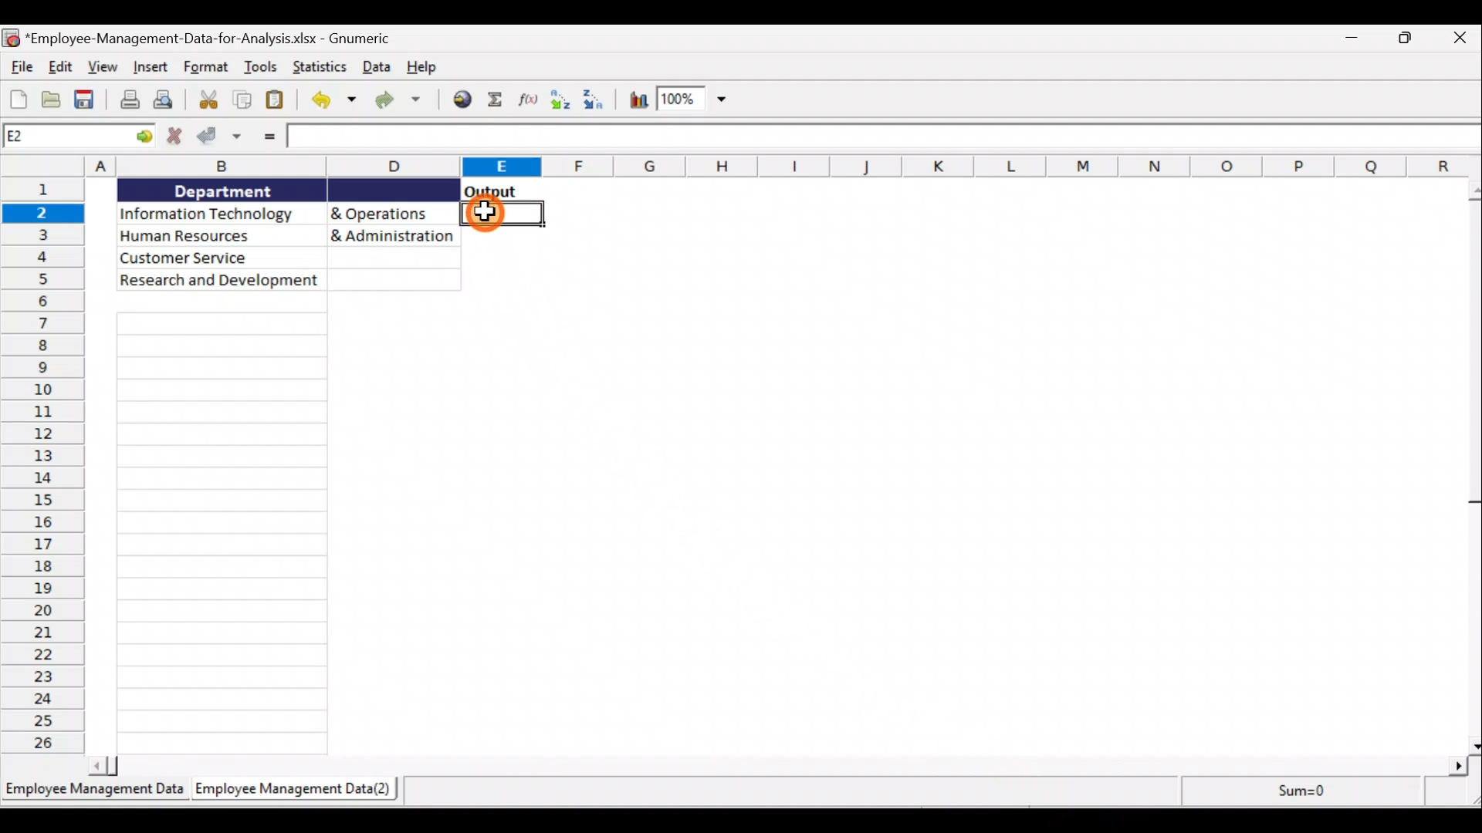  What do you see at coordinates (299, 791) in the screenshot?
I see `Sheet 2` at bounding box center [299, 791].